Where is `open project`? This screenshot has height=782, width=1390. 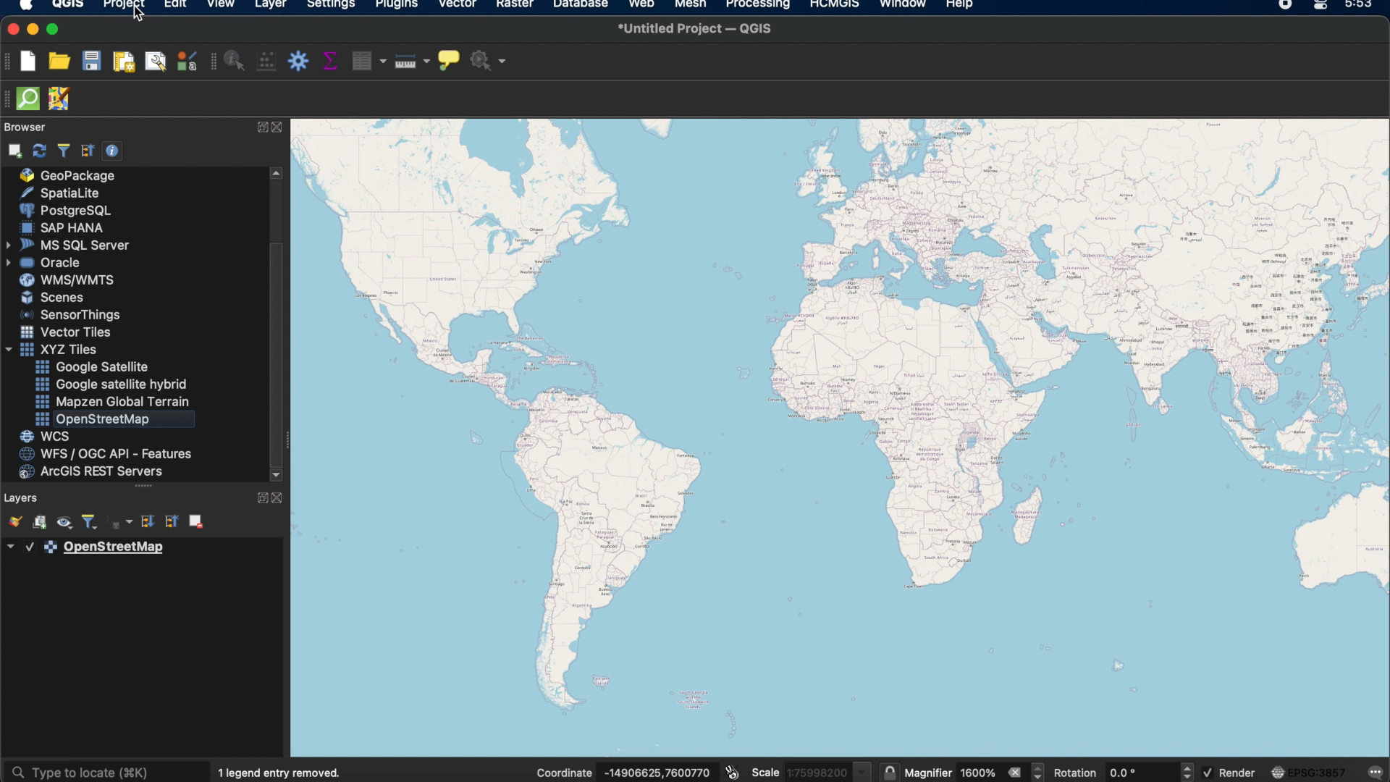 open project is located at coordinates (57, 62).